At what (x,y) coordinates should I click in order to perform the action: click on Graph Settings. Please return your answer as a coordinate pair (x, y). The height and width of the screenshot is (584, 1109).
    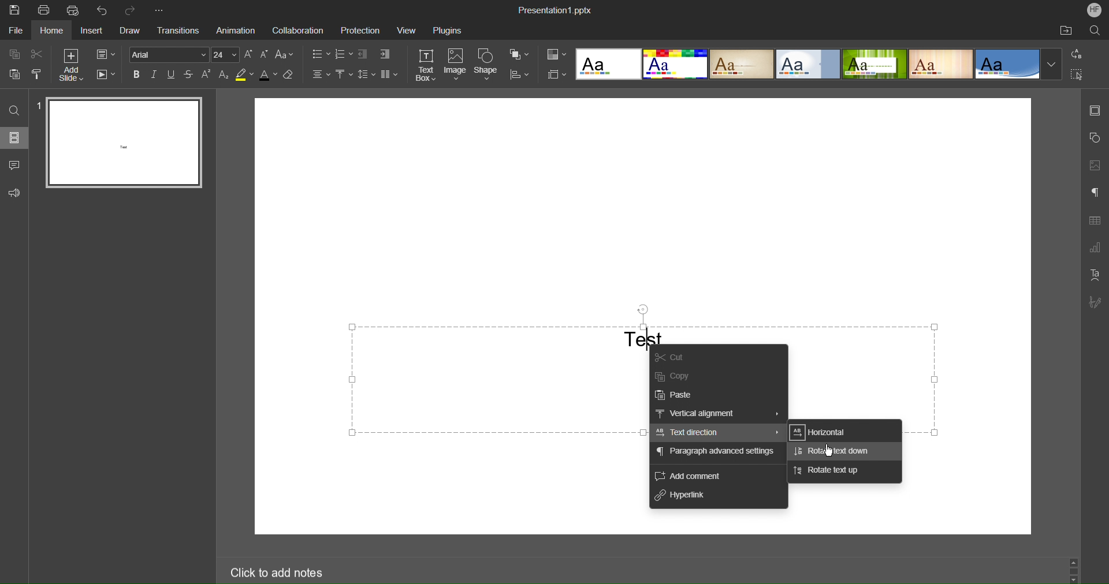
    Looking at the image, I should click on (1095, 248).